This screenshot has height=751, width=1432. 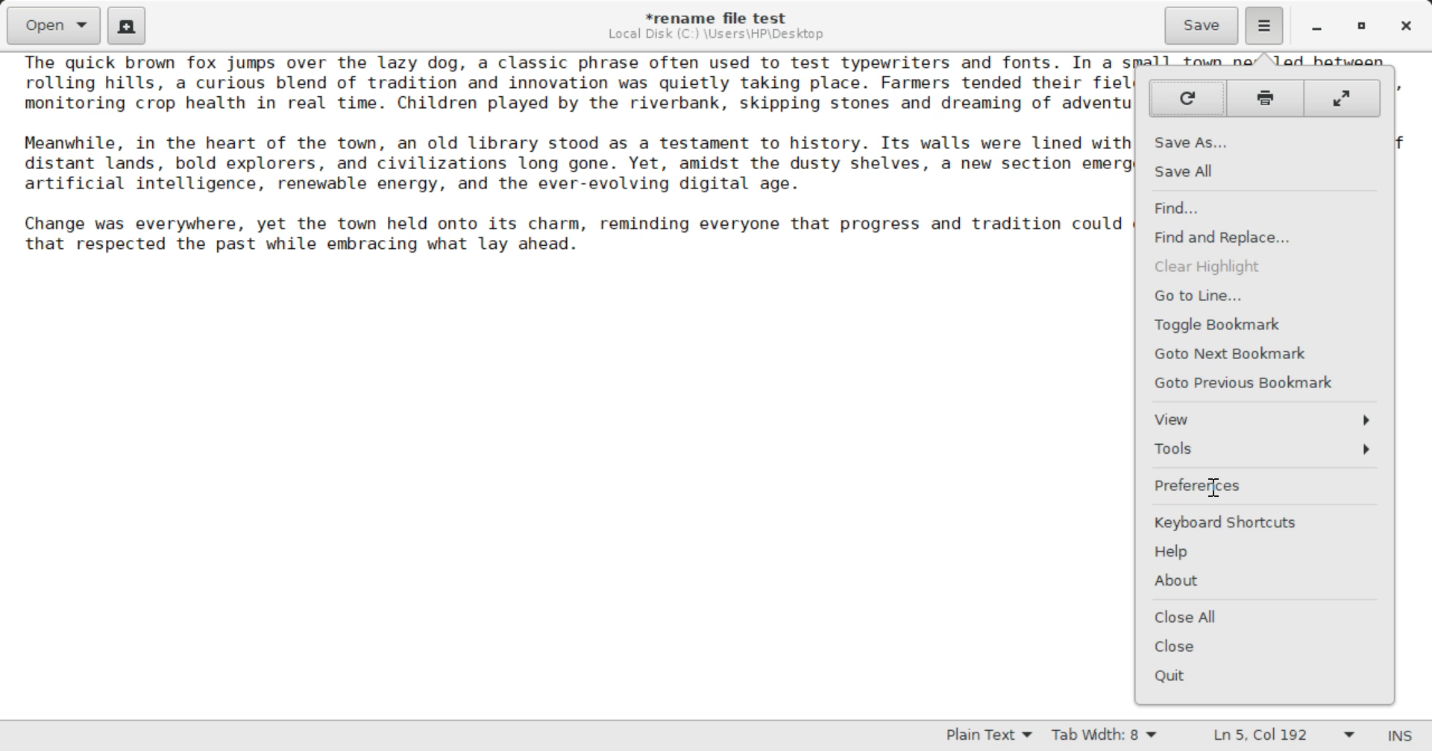 I want to click on File Name , so click(x=720, y=16).